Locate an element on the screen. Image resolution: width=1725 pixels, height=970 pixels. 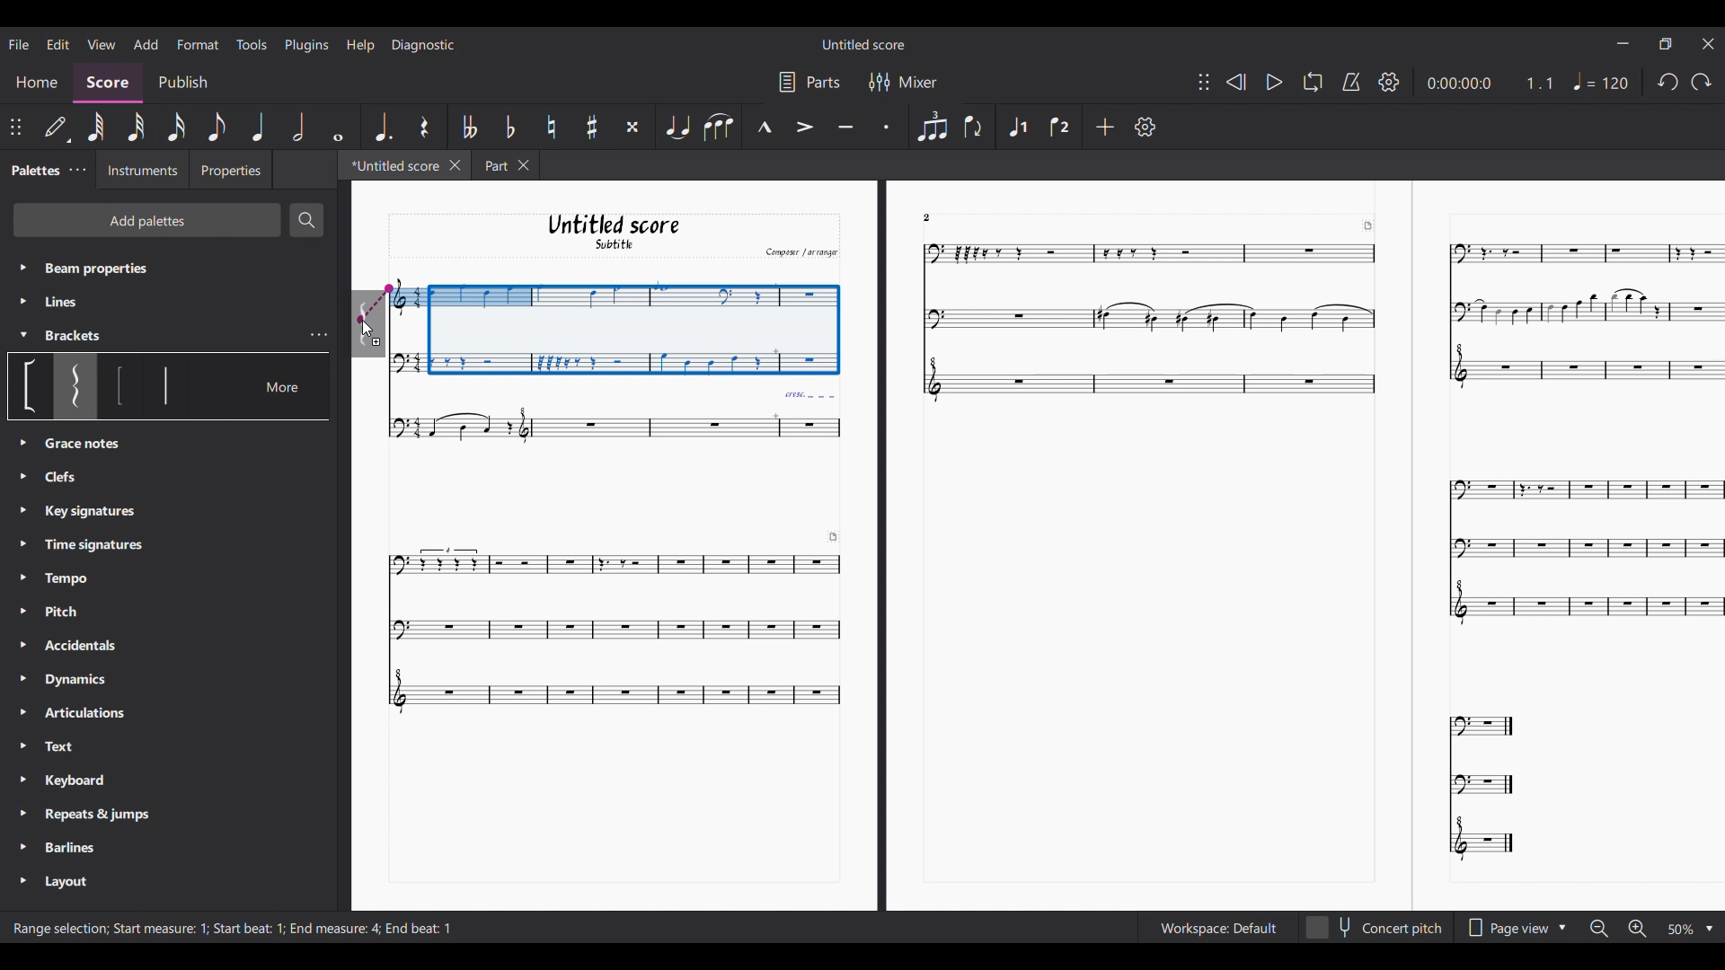
Concert pitch toggle is located at coordinates (1375, 928).